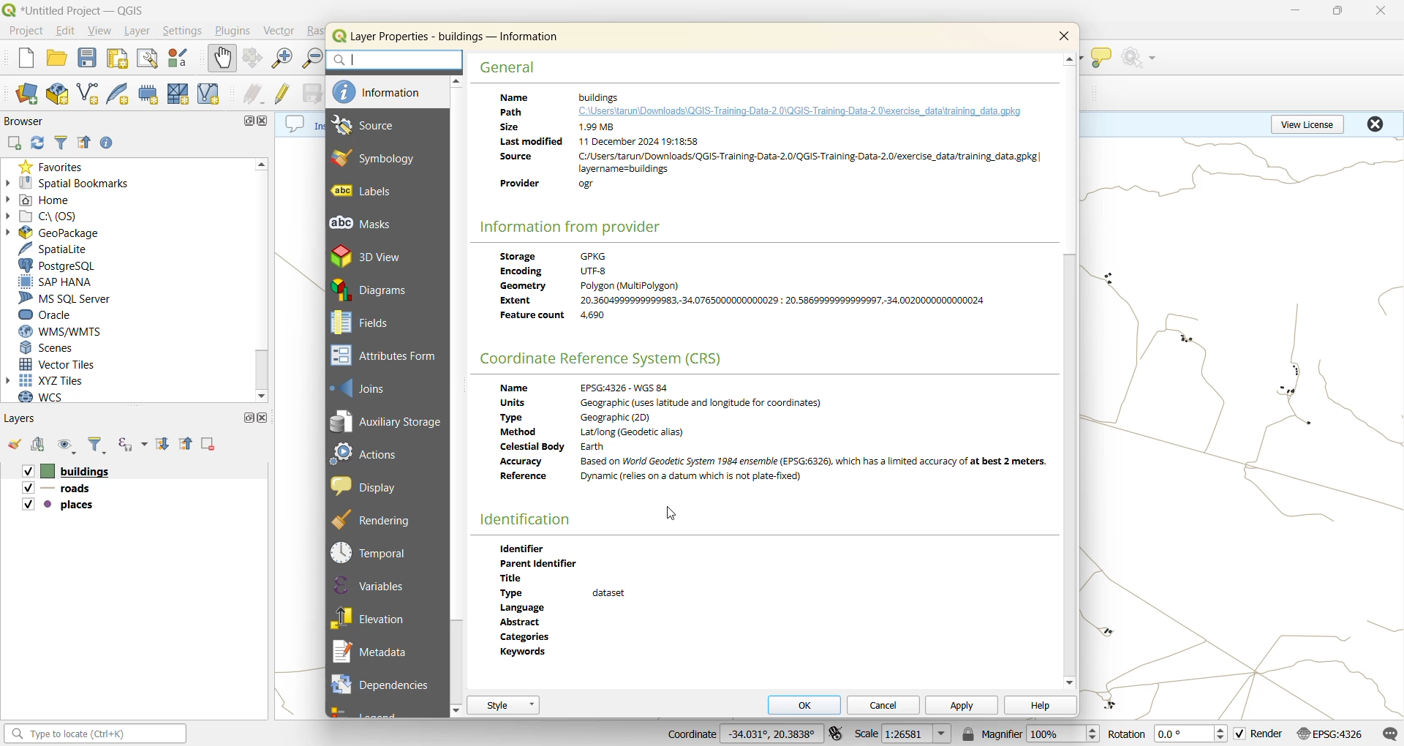  Describe the element at coordinates (384, 160) in the screenshot. I see `symbology` at that location.